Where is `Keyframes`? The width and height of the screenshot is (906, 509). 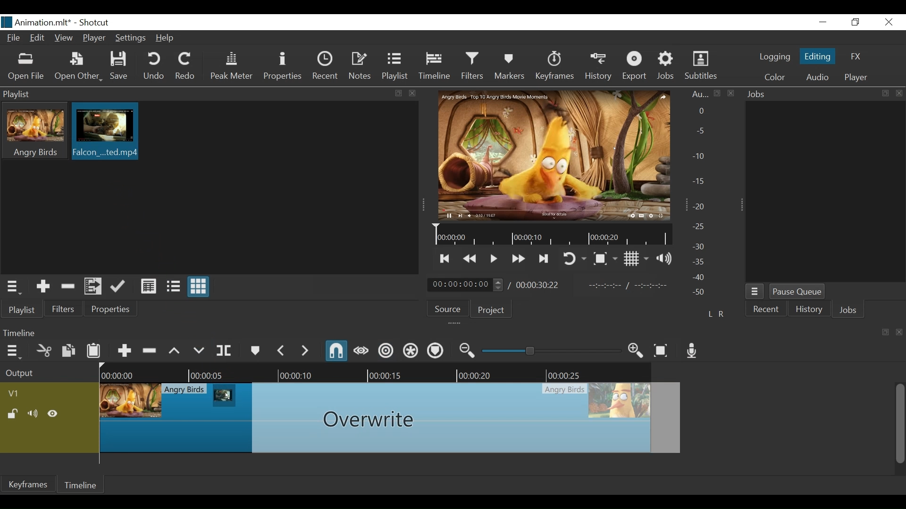
Keyframes is located at coordinates (554, 67).